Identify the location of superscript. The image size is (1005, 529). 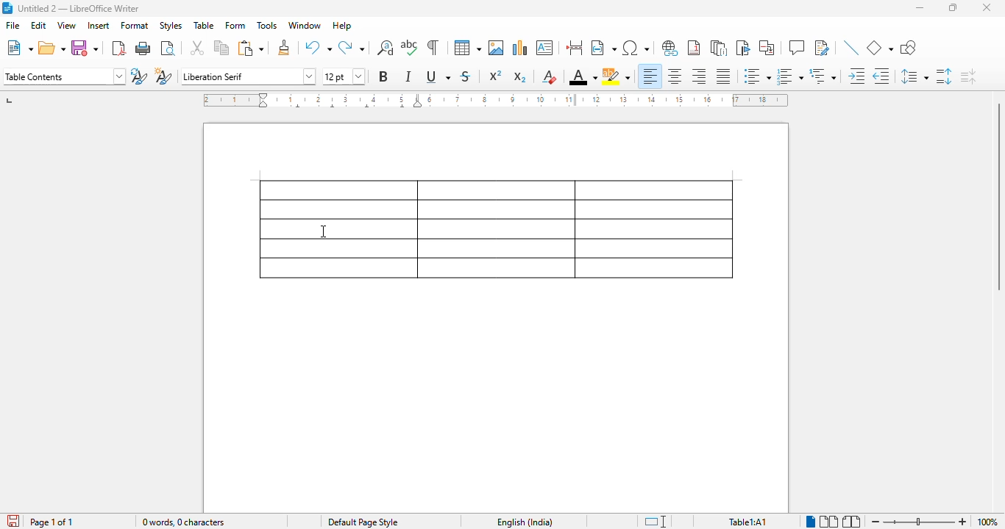
(496, 75).